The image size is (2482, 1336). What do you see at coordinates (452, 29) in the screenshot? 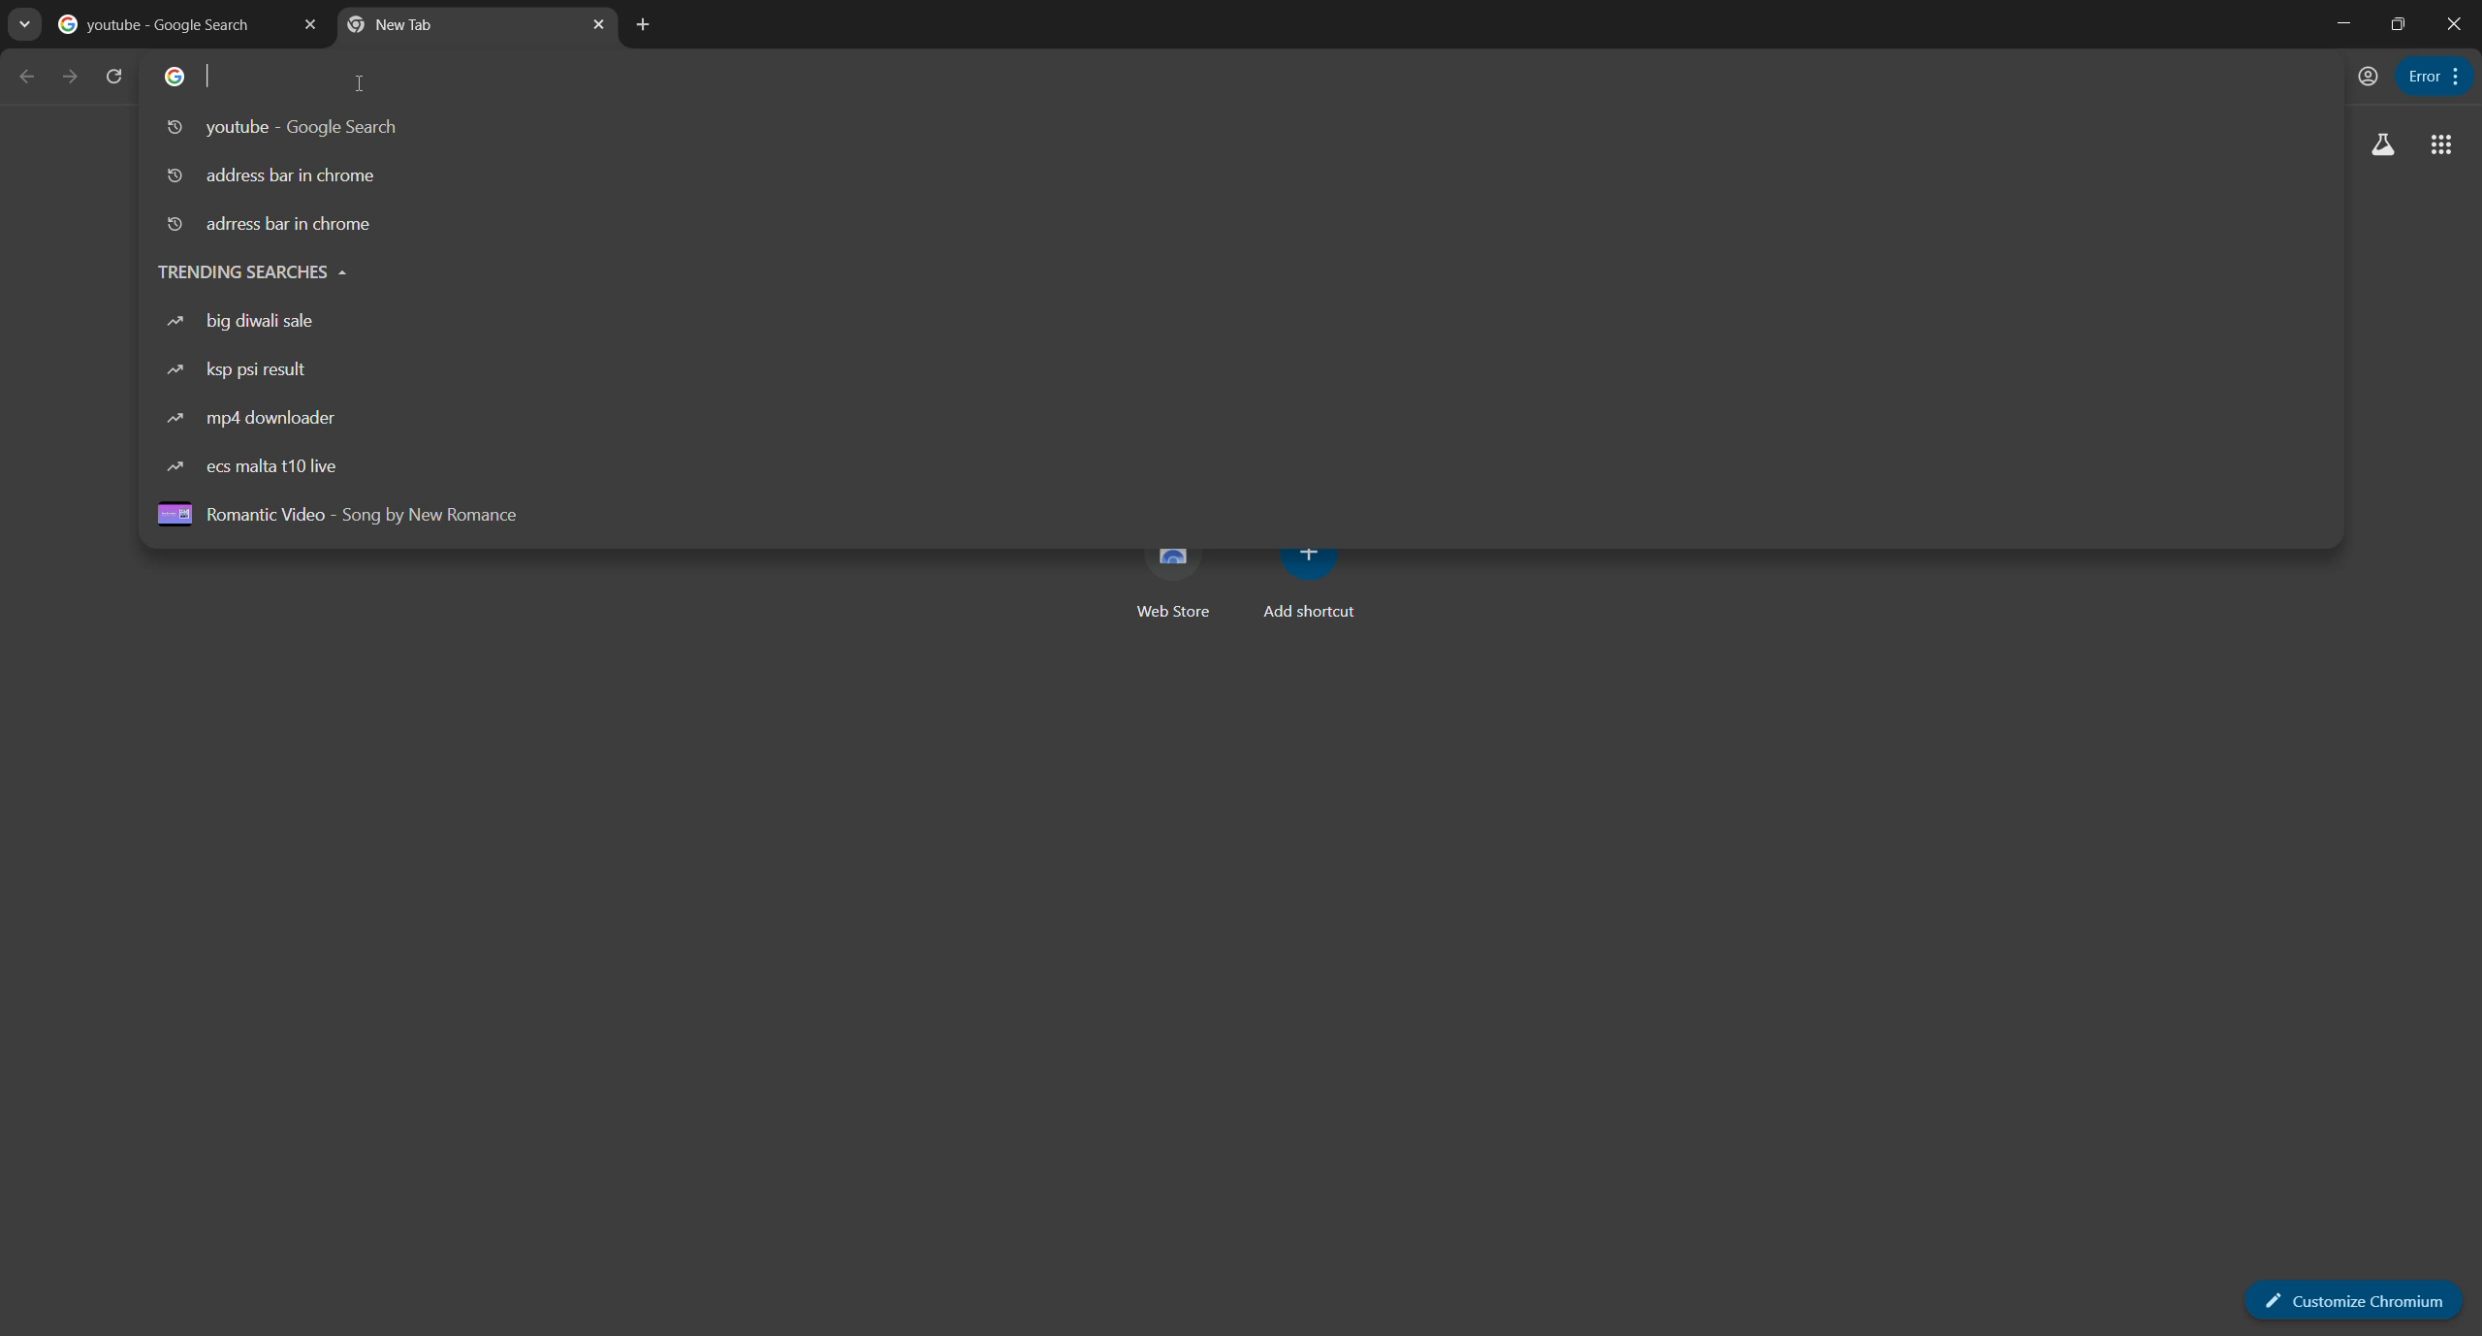
I see `new tab` at bounding box center [452, 29].